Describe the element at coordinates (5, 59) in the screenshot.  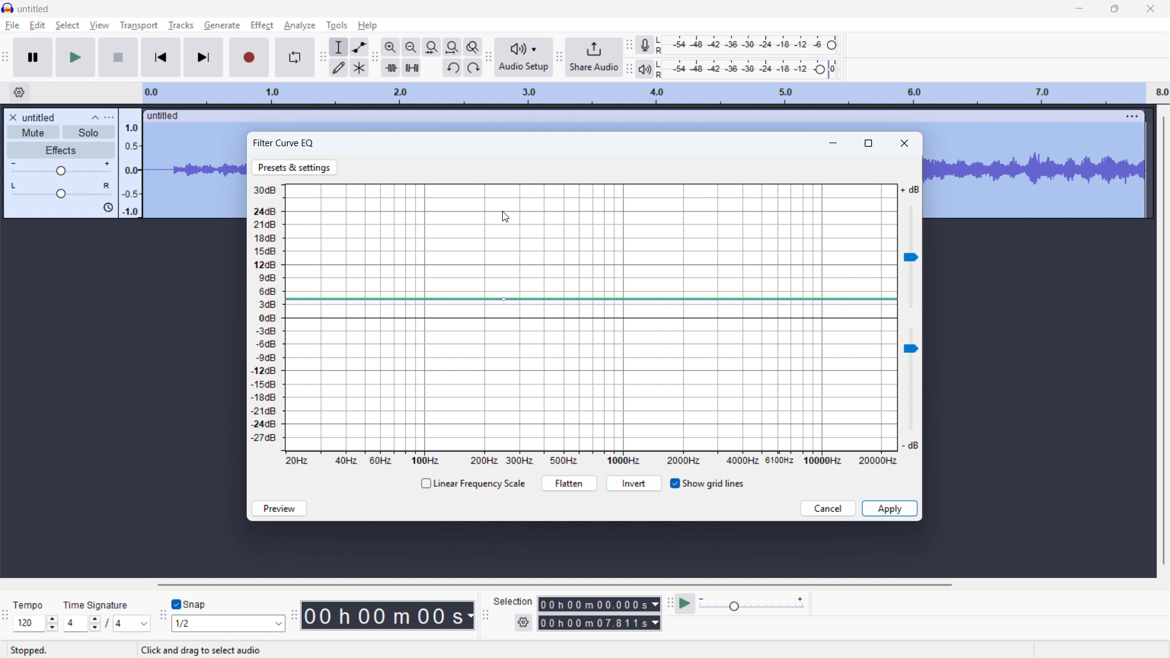
I see `transport toolbar` at that location.